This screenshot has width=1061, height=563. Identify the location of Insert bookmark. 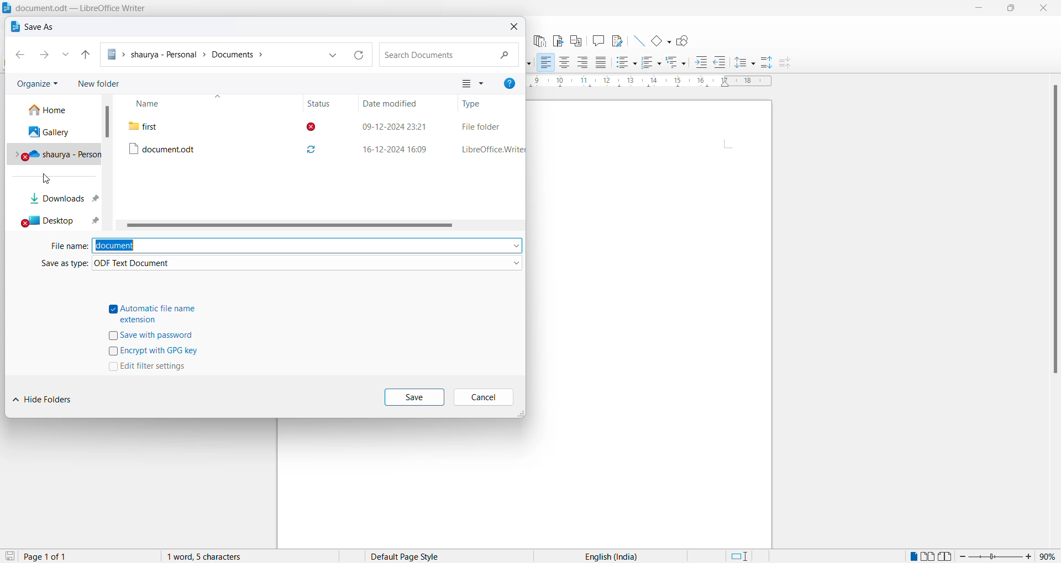
(558, 41).